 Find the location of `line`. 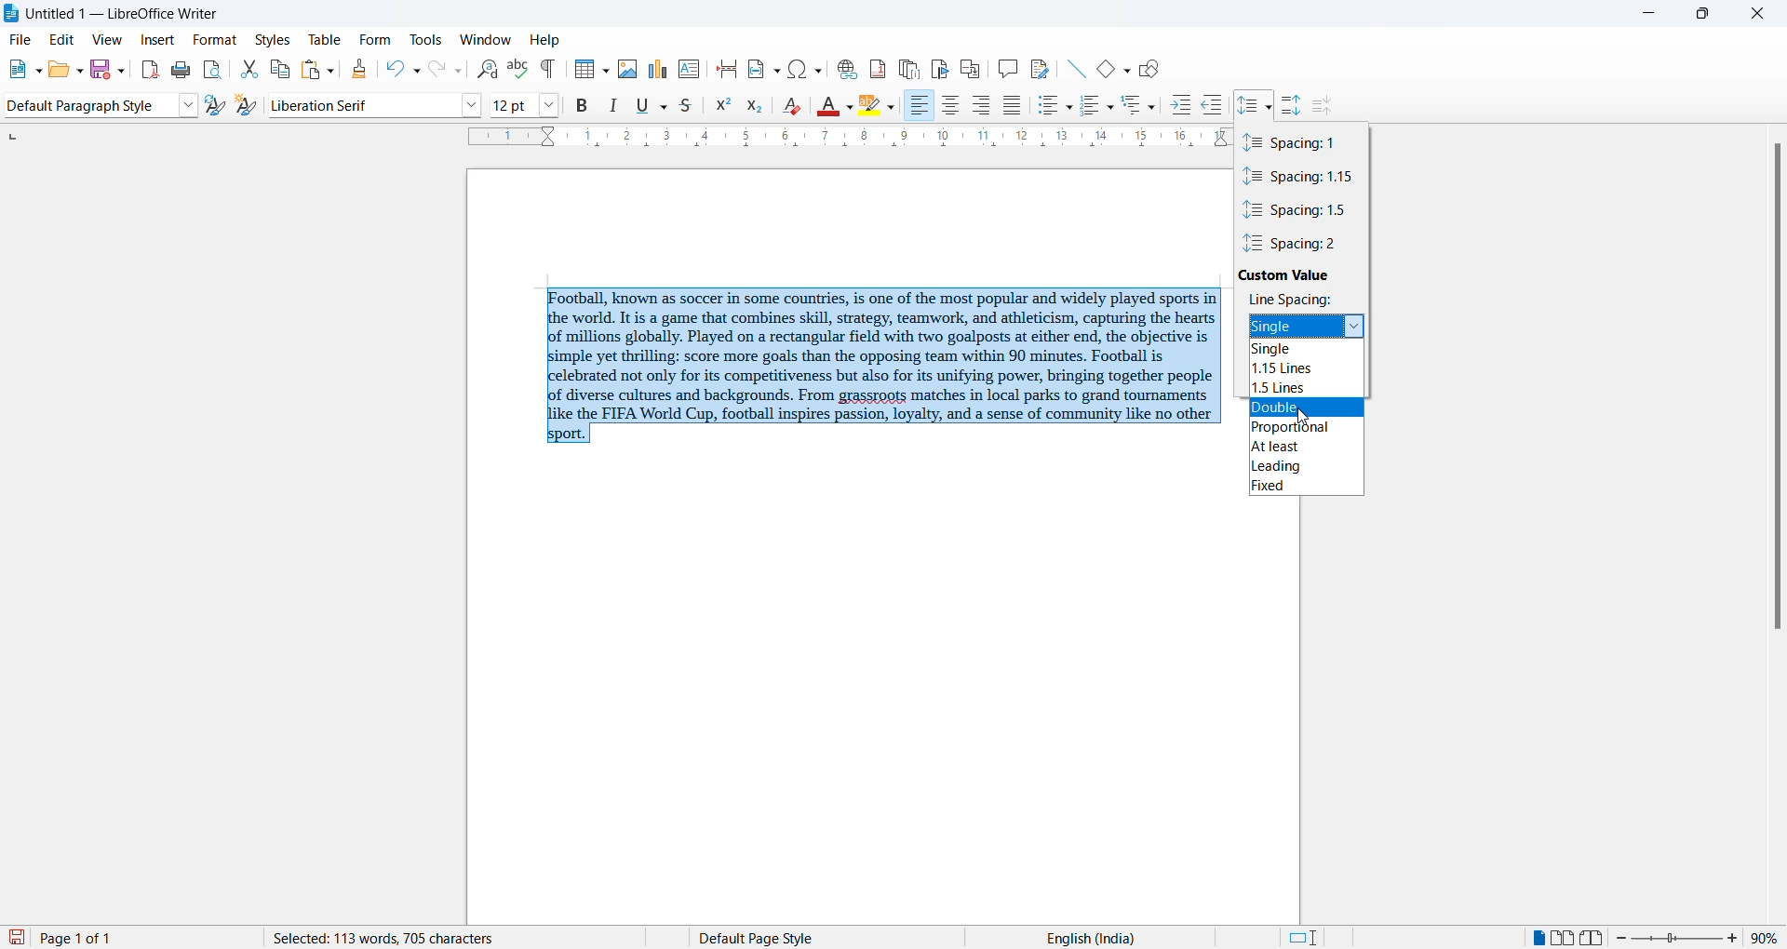

line is located at coordinates (1073, 69).